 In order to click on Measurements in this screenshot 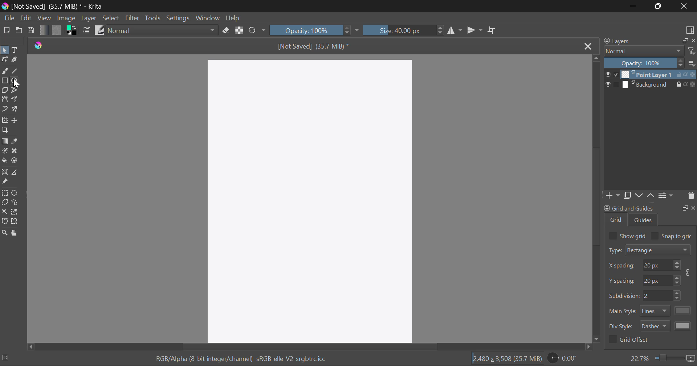, I will do `click(16, 172)`.